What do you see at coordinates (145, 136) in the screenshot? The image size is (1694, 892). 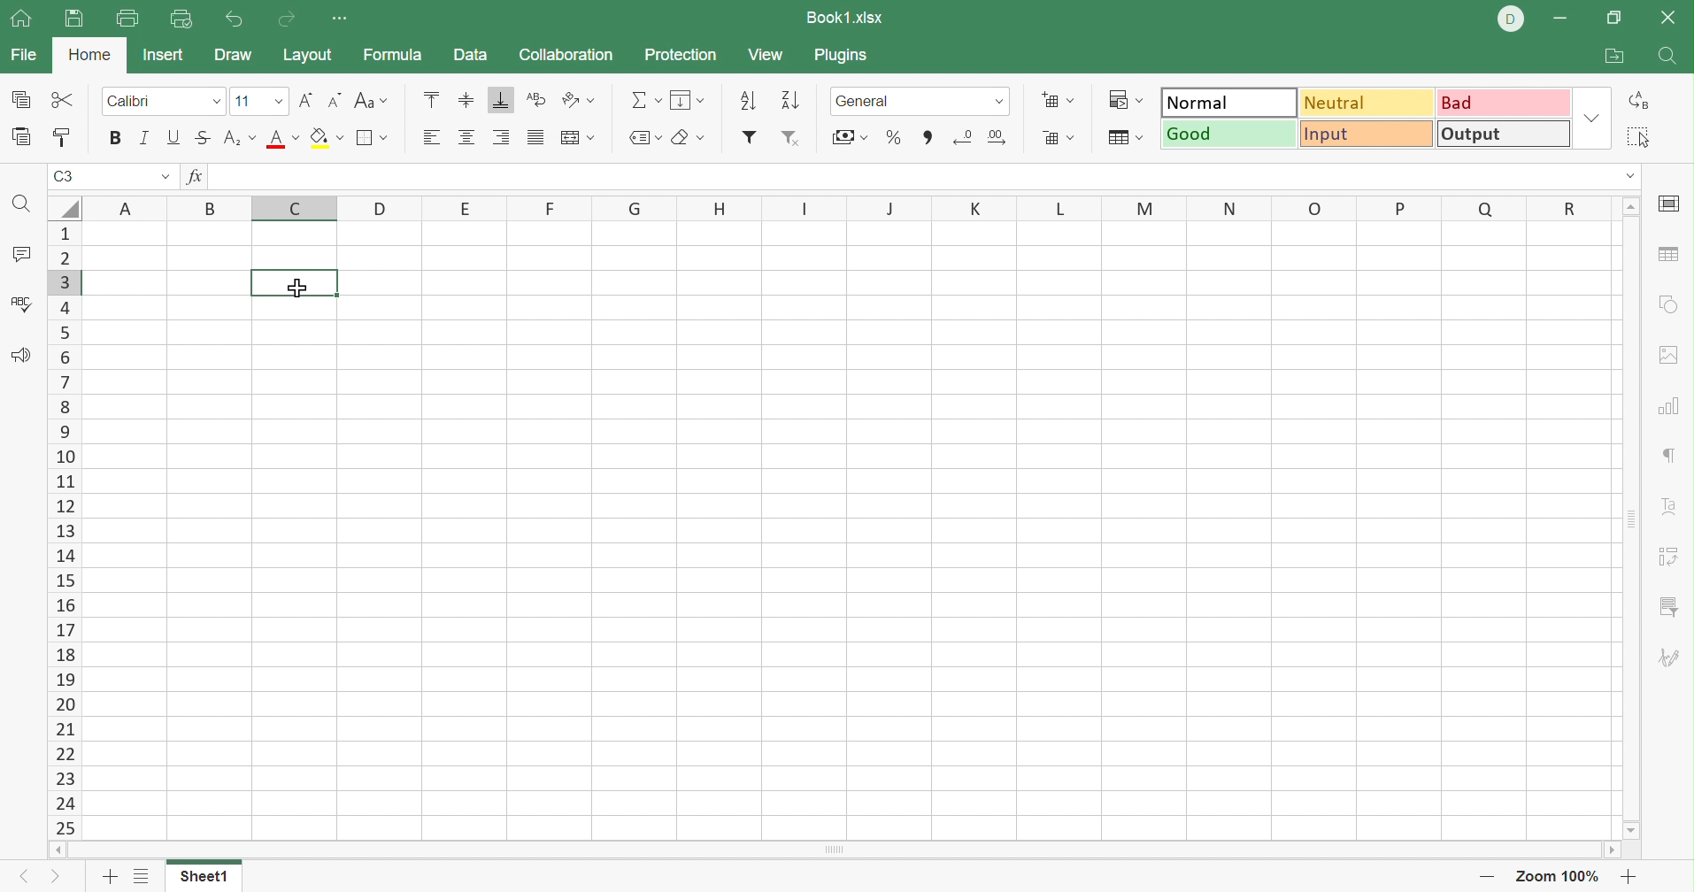 I see `Italic` at bounding box center [145, 136].